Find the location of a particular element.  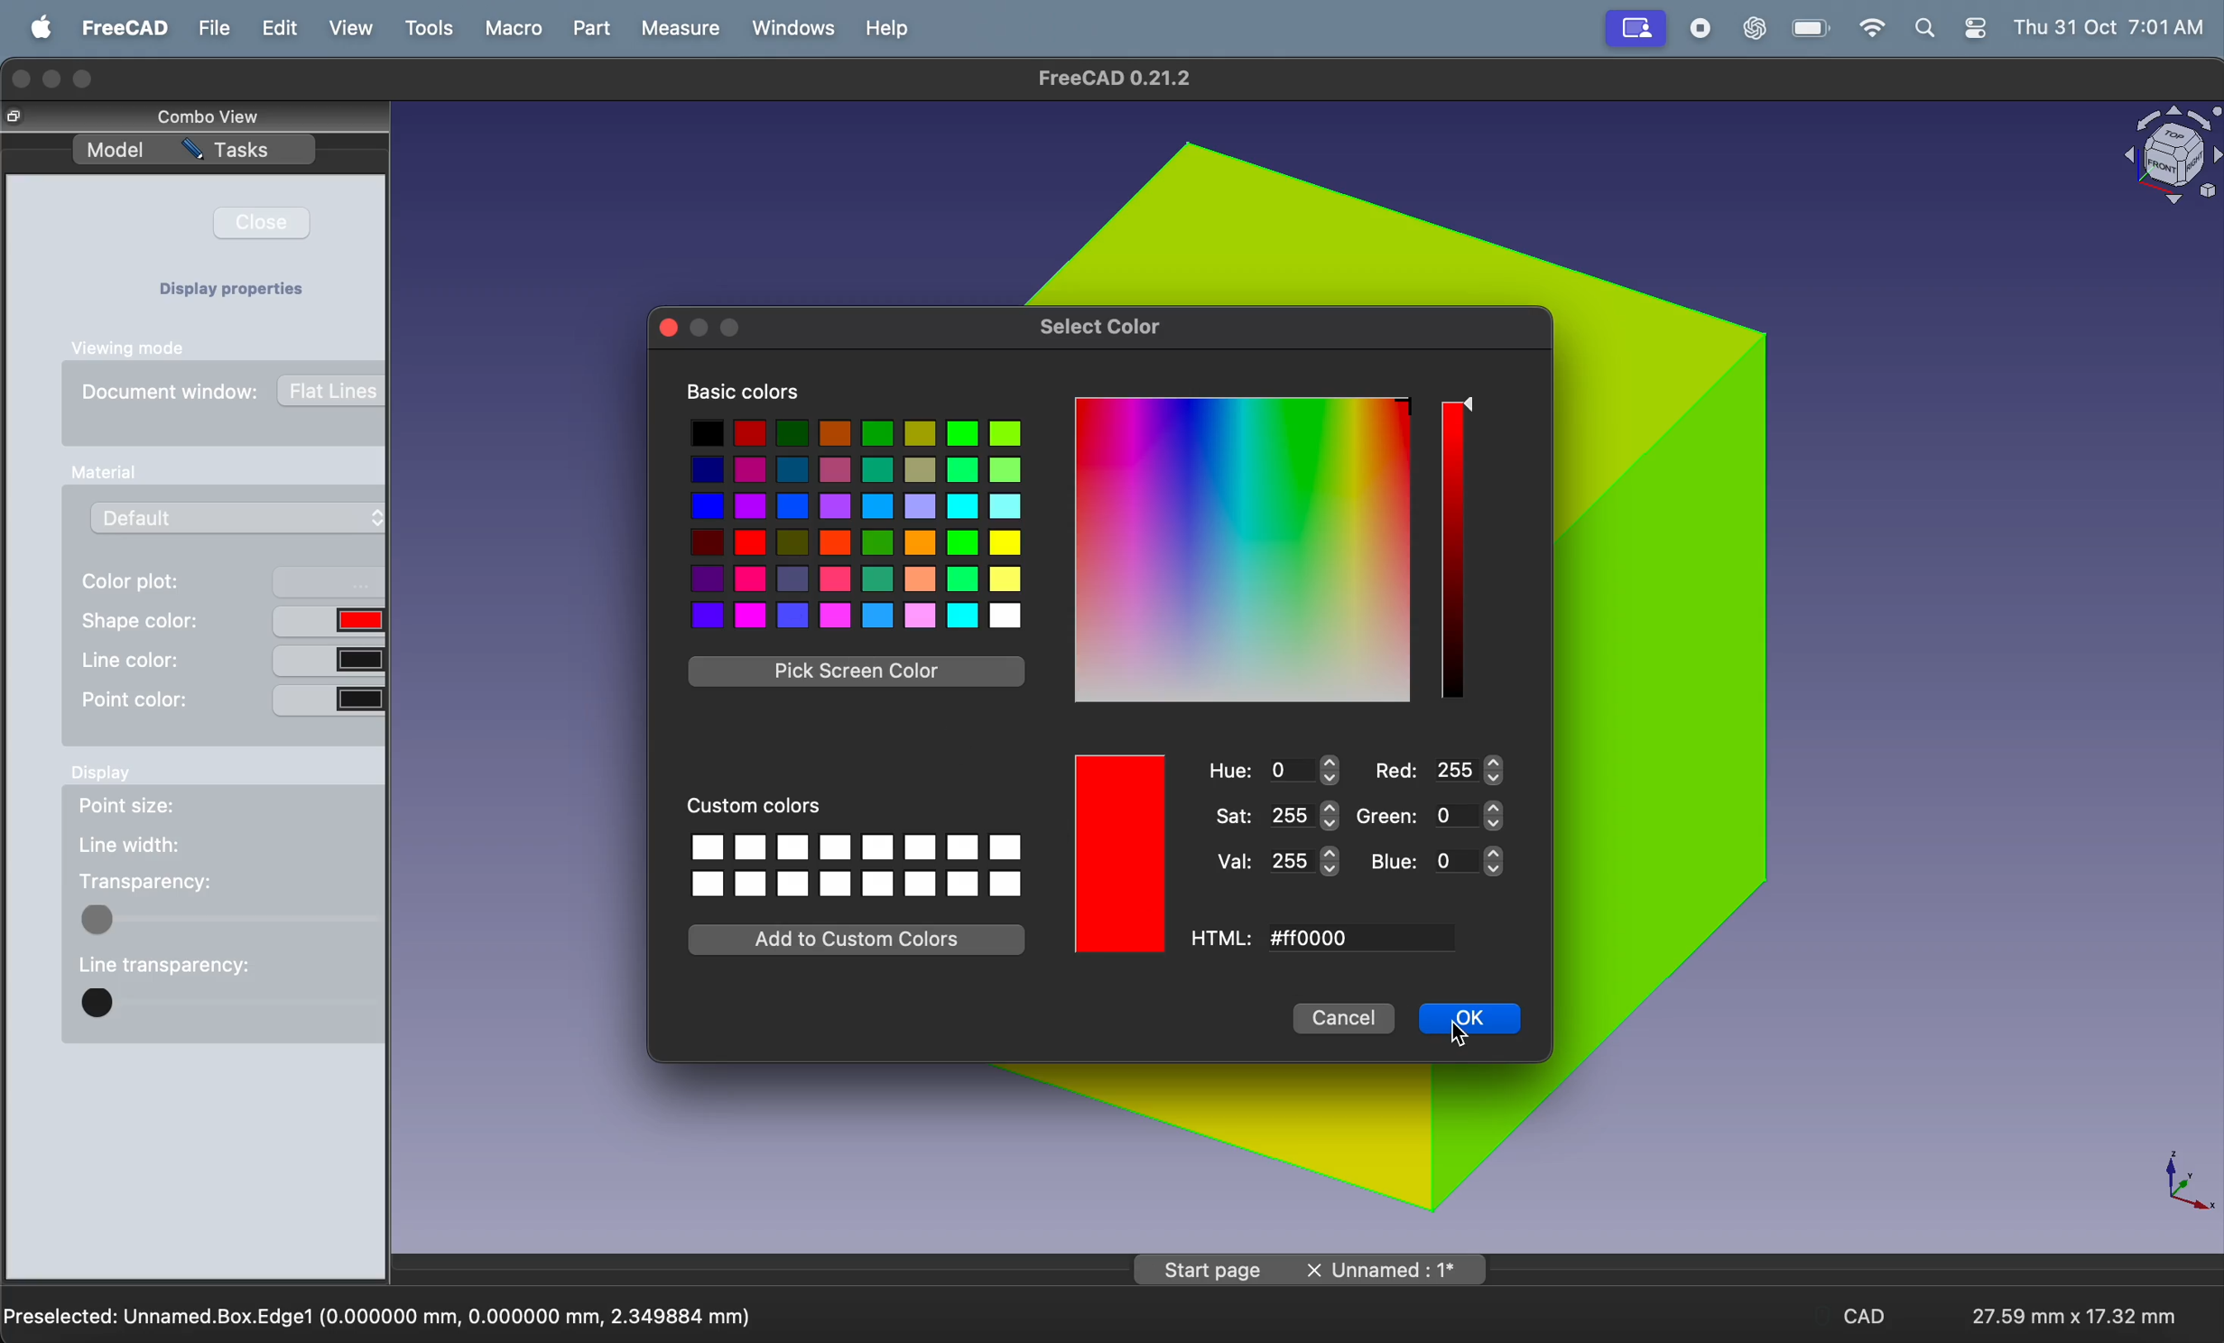

selected color is located at coordinates (1118, 855).